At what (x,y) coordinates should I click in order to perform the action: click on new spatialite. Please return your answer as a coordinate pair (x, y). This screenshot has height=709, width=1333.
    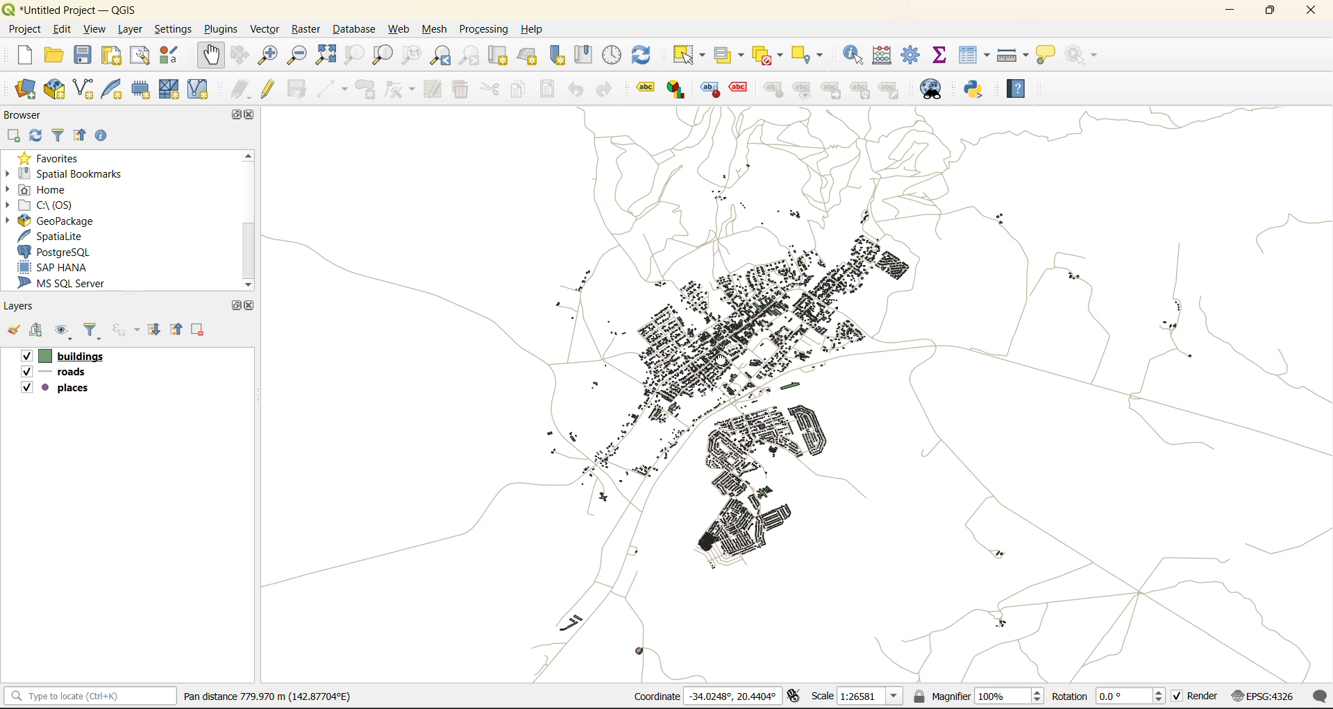
    Looking at the image, I should click on (110, 88).